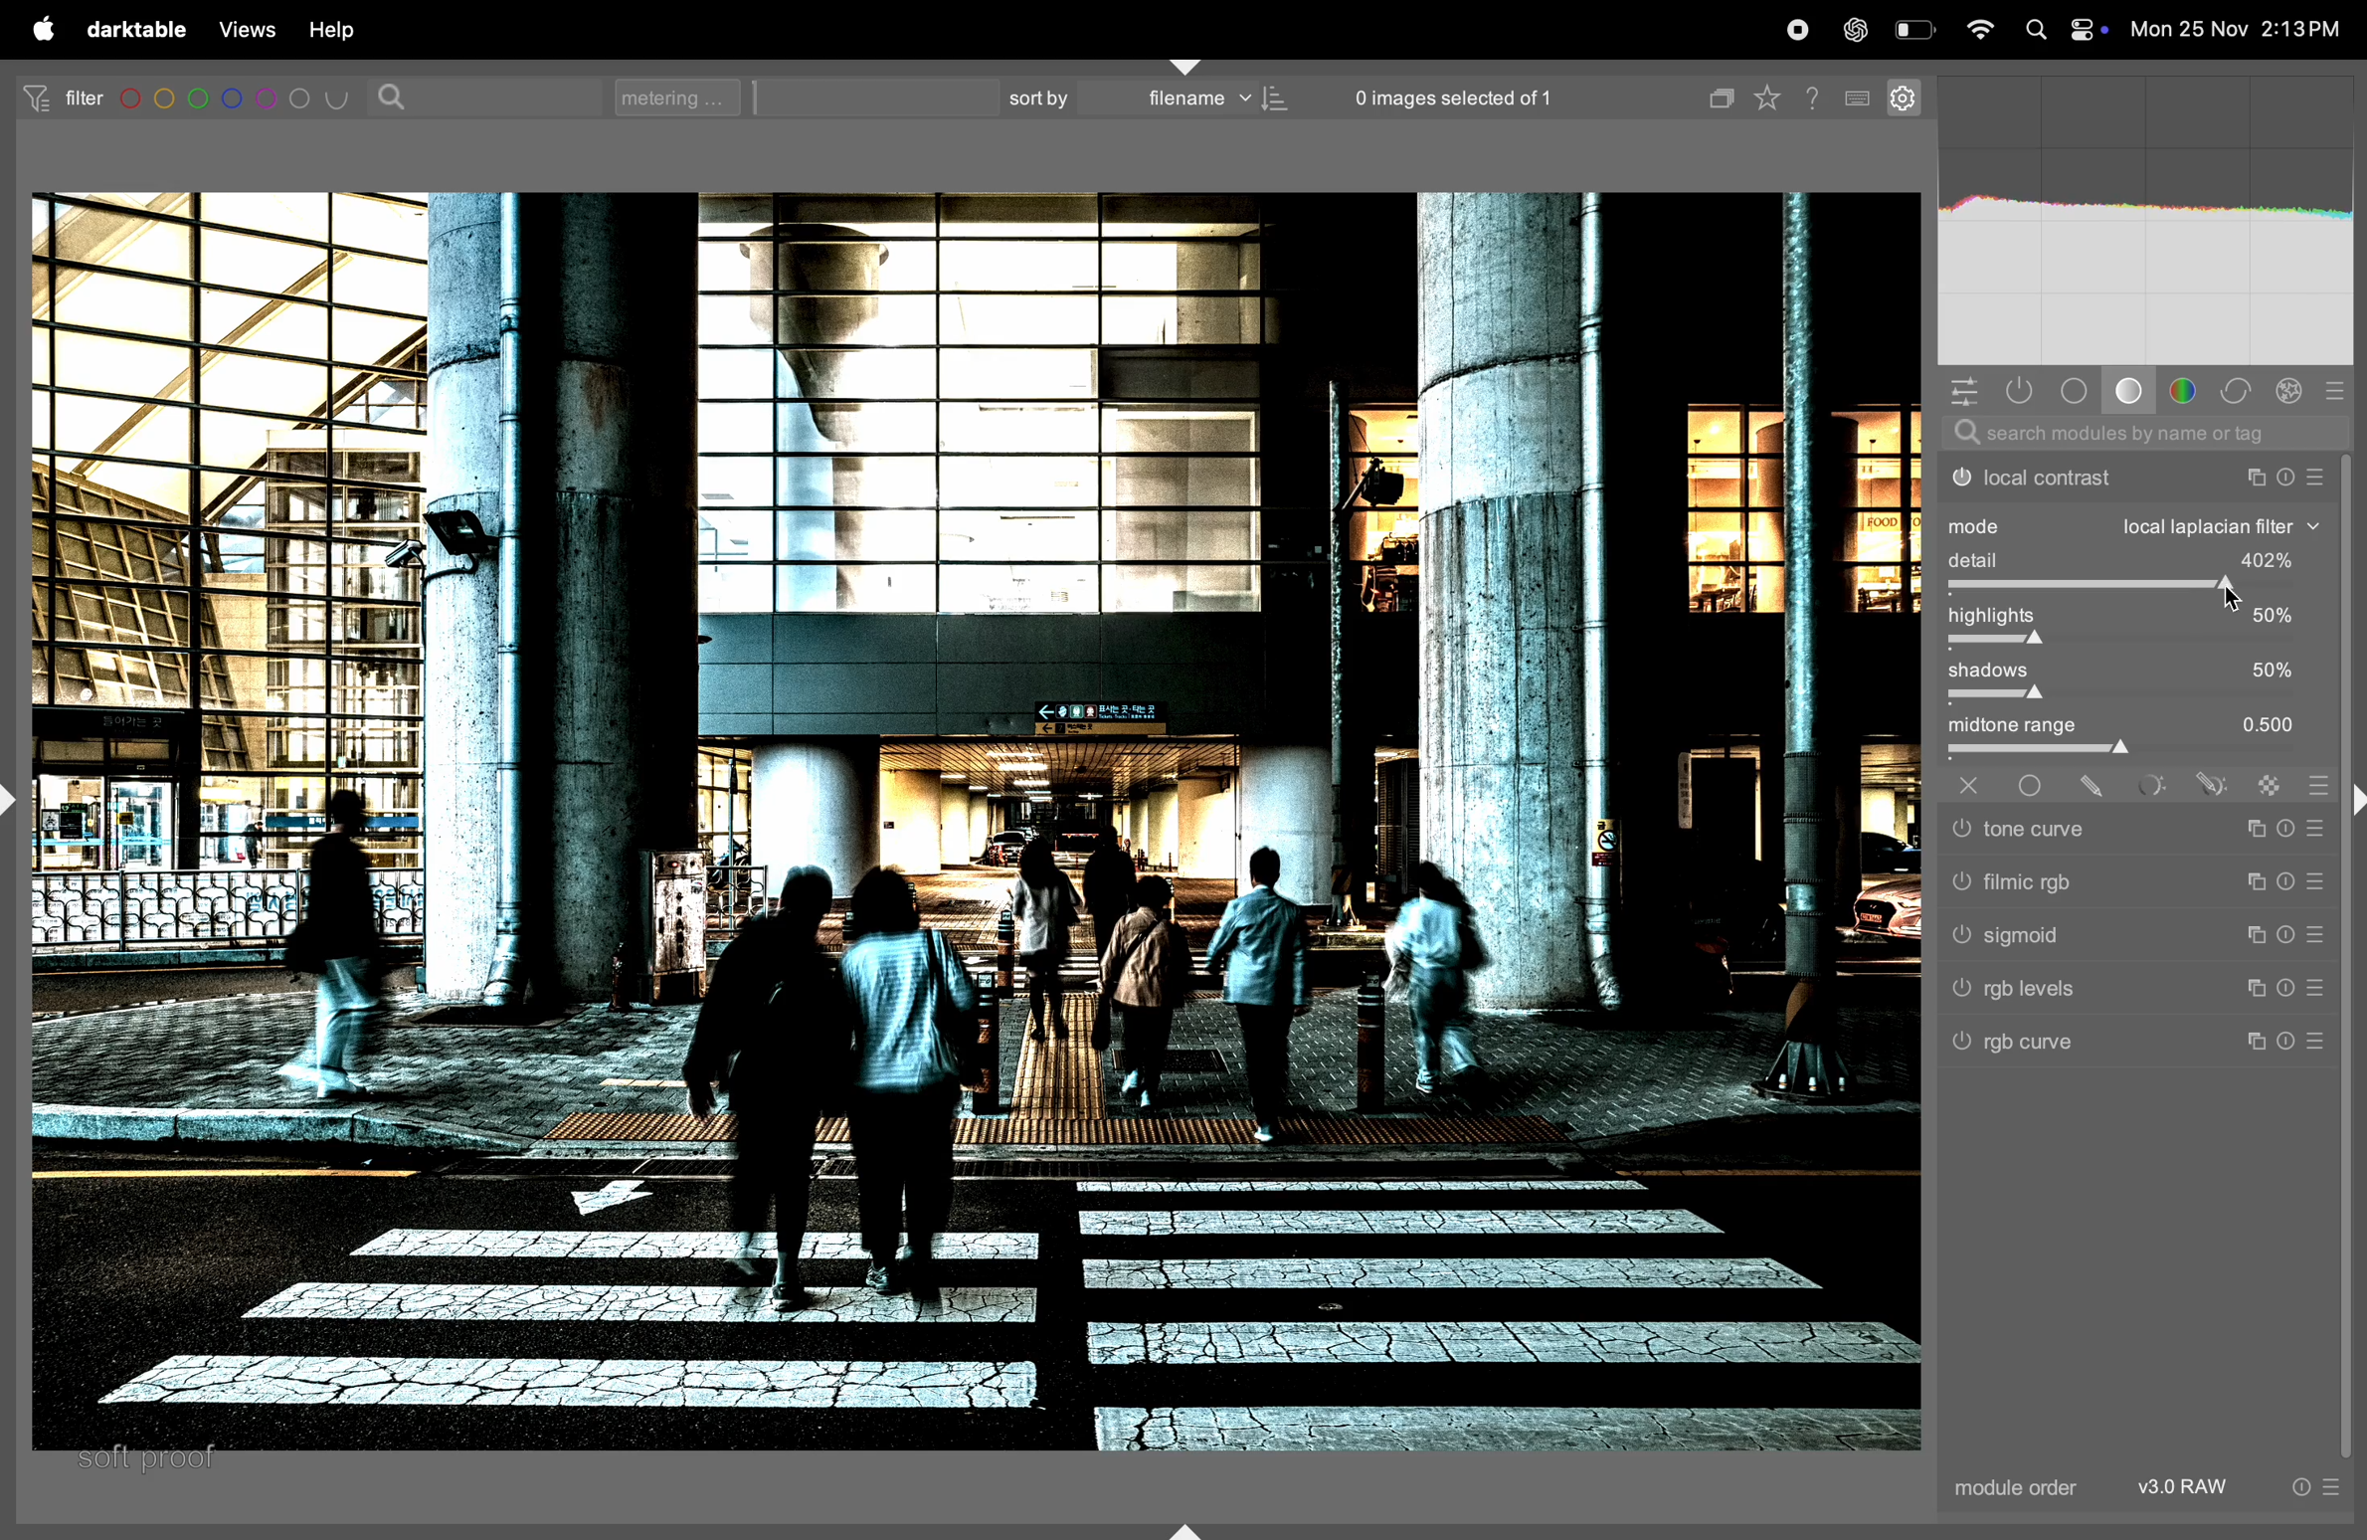  I want to click on preset, so click(2331, 1487).